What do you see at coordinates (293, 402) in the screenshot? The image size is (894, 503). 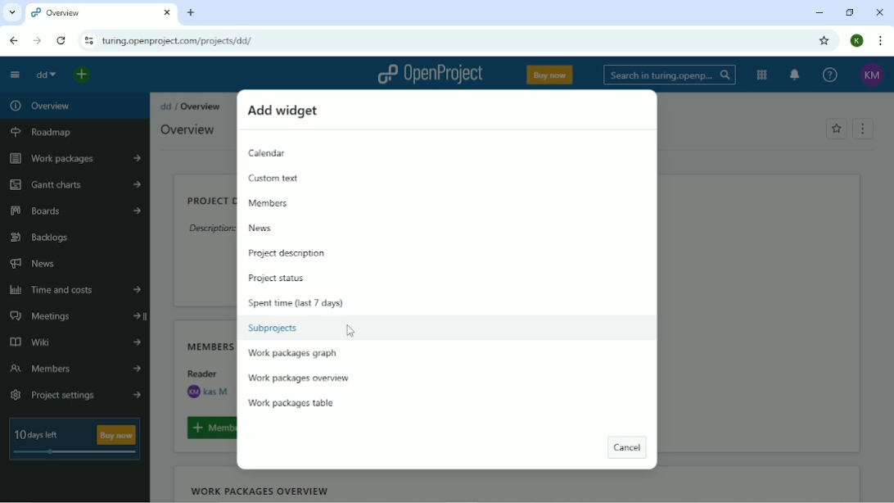 I see `Work packages table` at bounding box center [293, 402].